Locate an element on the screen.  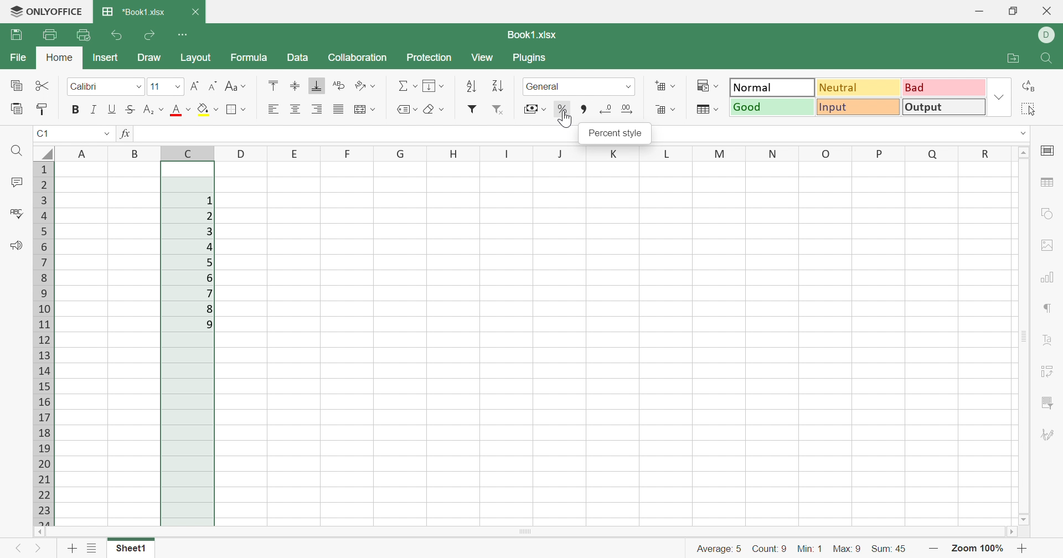
Zoom out is located at coordinates (1022, 549).